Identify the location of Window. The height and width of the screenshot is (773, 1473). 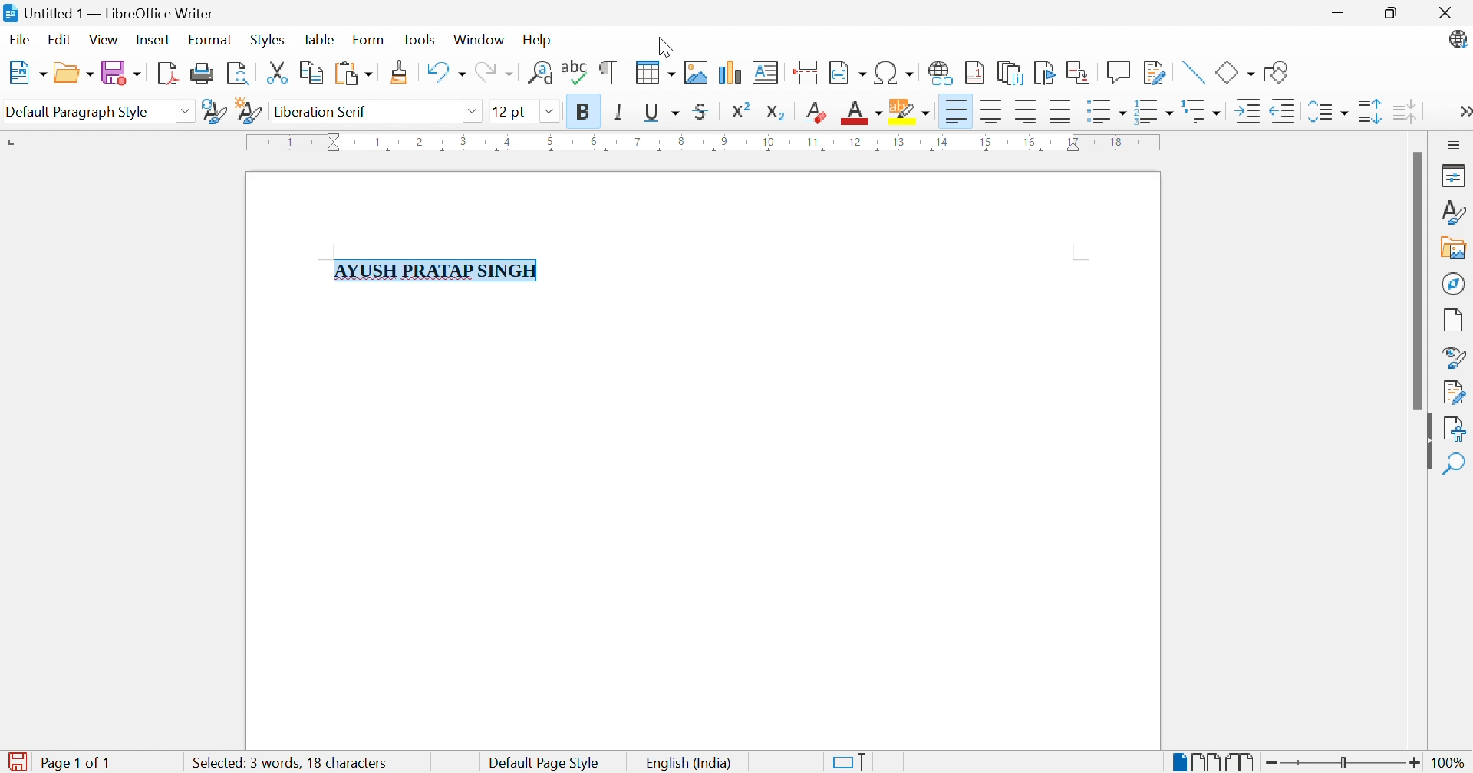
(478, 40).